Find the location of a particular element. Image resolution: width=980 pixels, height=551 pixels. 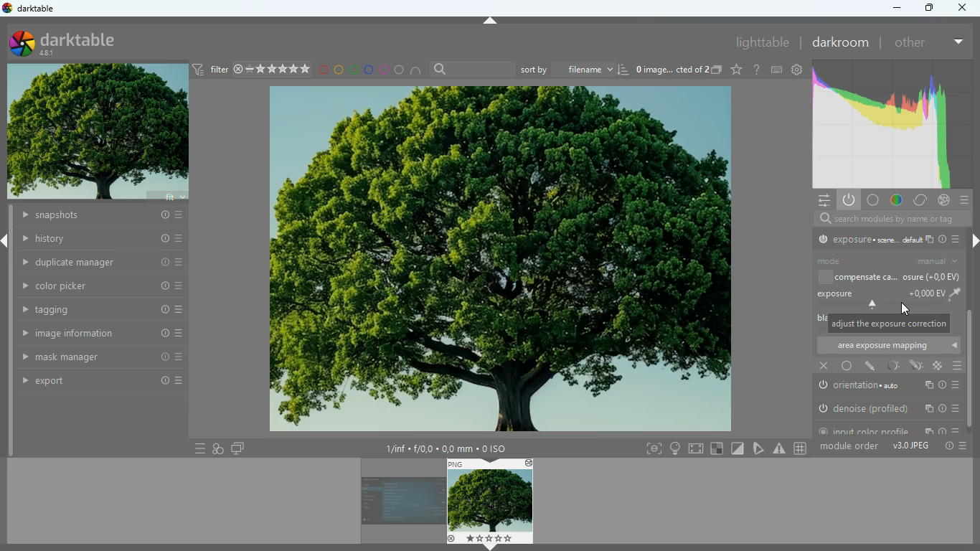

menu is located at coordinates (193, 448).